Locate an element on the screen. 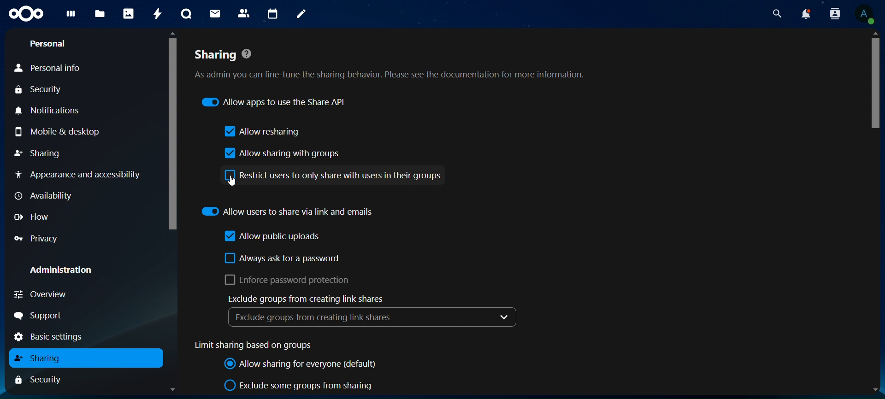 Image resolution: width=885 pixels, height=399 pixels. always ask for password is located at coordinates (282, 258).